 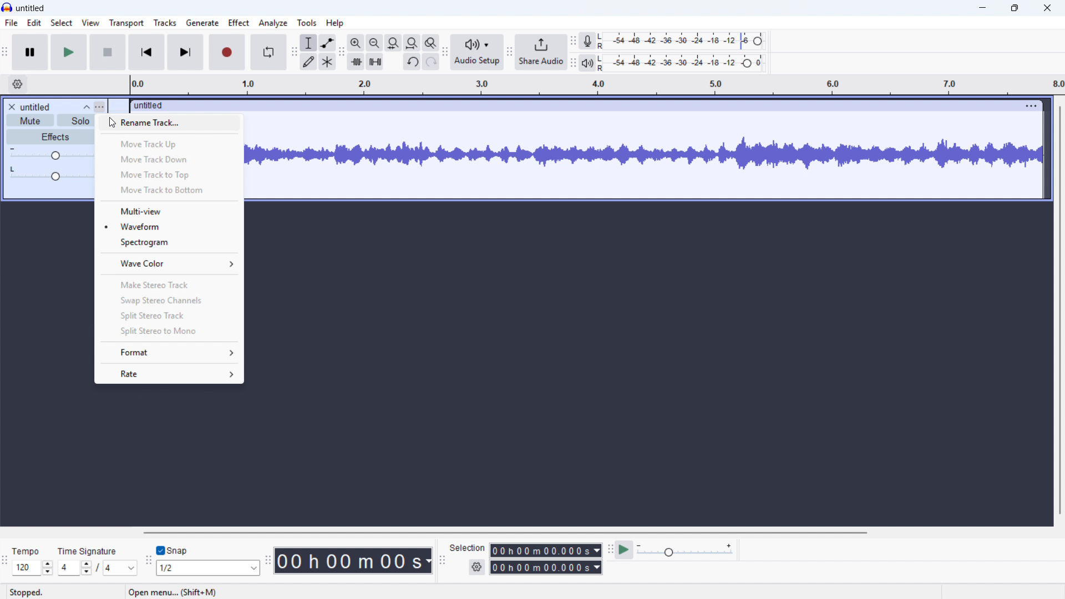 What do you see at coordinates (169, 191) in the screenshot?
I see `Move track to bottom ` at bounding box center [169, 191].